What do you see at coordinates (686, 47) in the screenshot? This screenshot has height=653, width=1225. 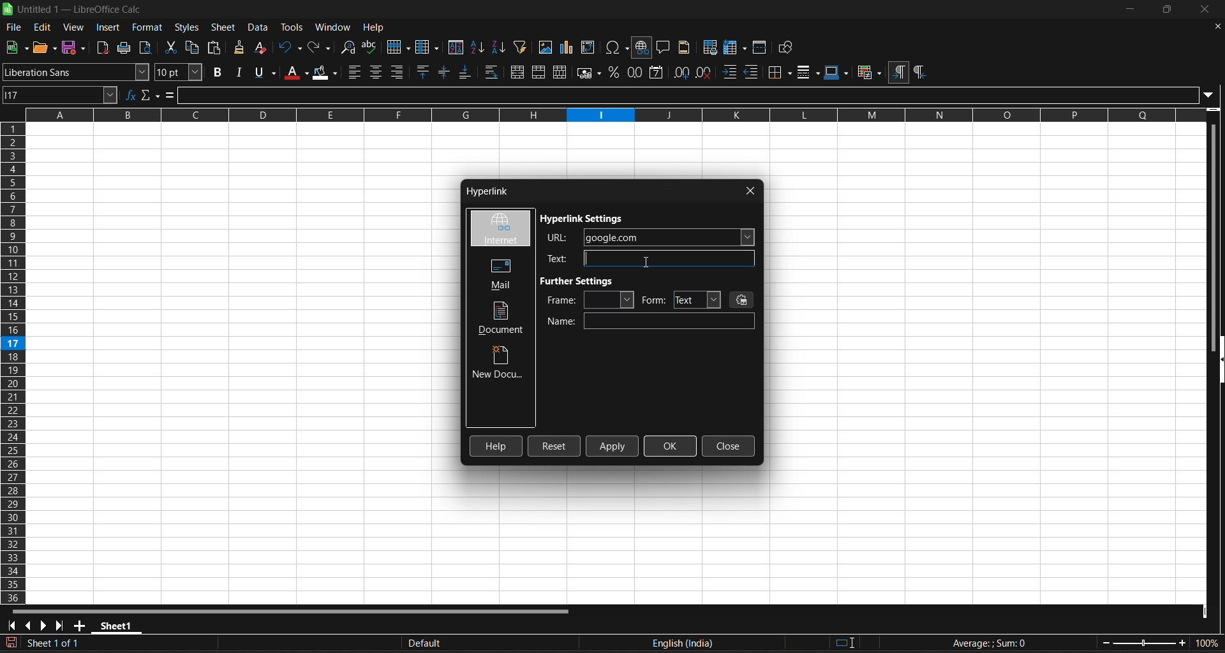 I see `headers and footers` at bounding box center [686, 47].